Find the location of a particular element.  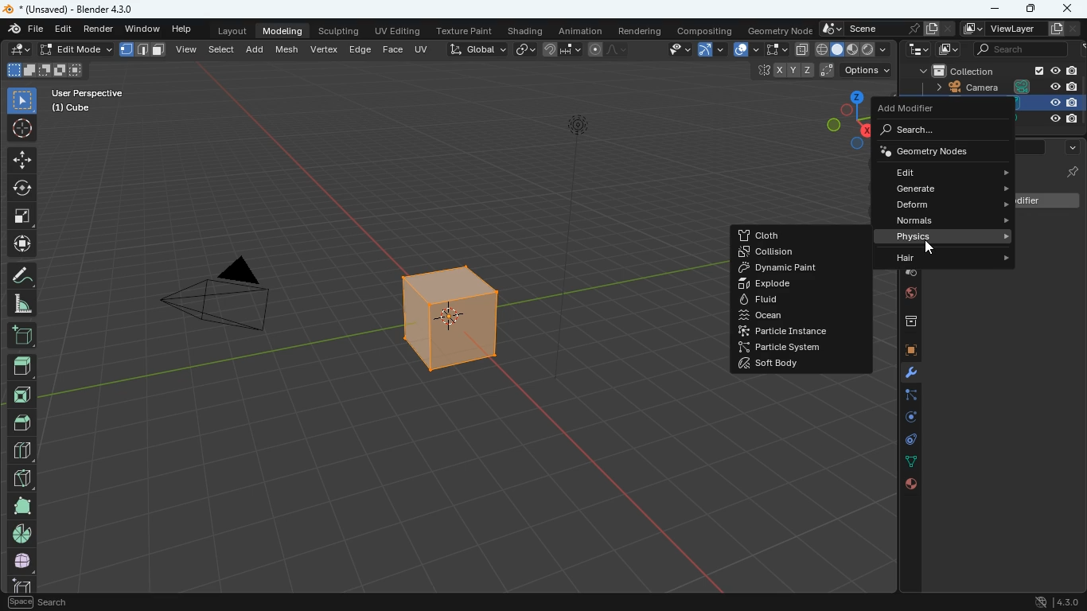

angle is located at coordinates (20, 303).